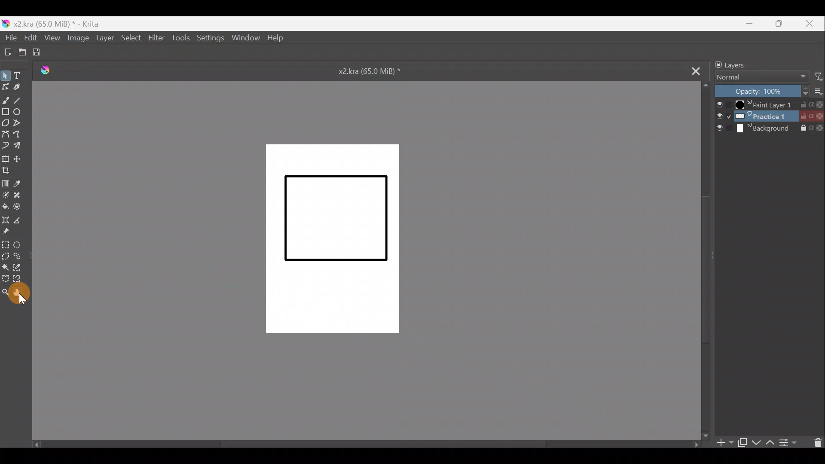 Image resolution: width=825 pixels, height=464 pixels. What do you see at coordinates (817, 92) in the screenshot?
I see `More` at bounding box center [817, 92].